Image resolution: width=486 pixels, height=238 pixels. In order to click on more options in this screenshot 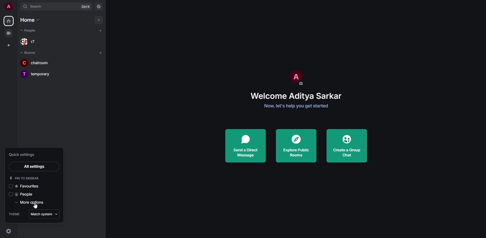, I will do `click(30, 203)`.